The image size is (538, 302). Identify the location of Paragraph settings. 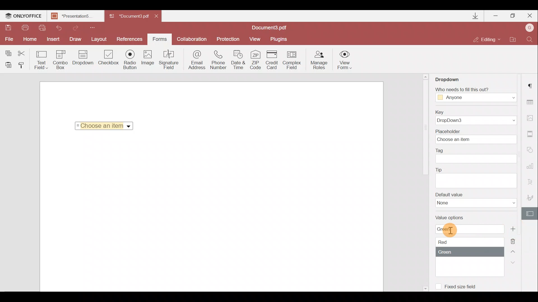
(532, 85).